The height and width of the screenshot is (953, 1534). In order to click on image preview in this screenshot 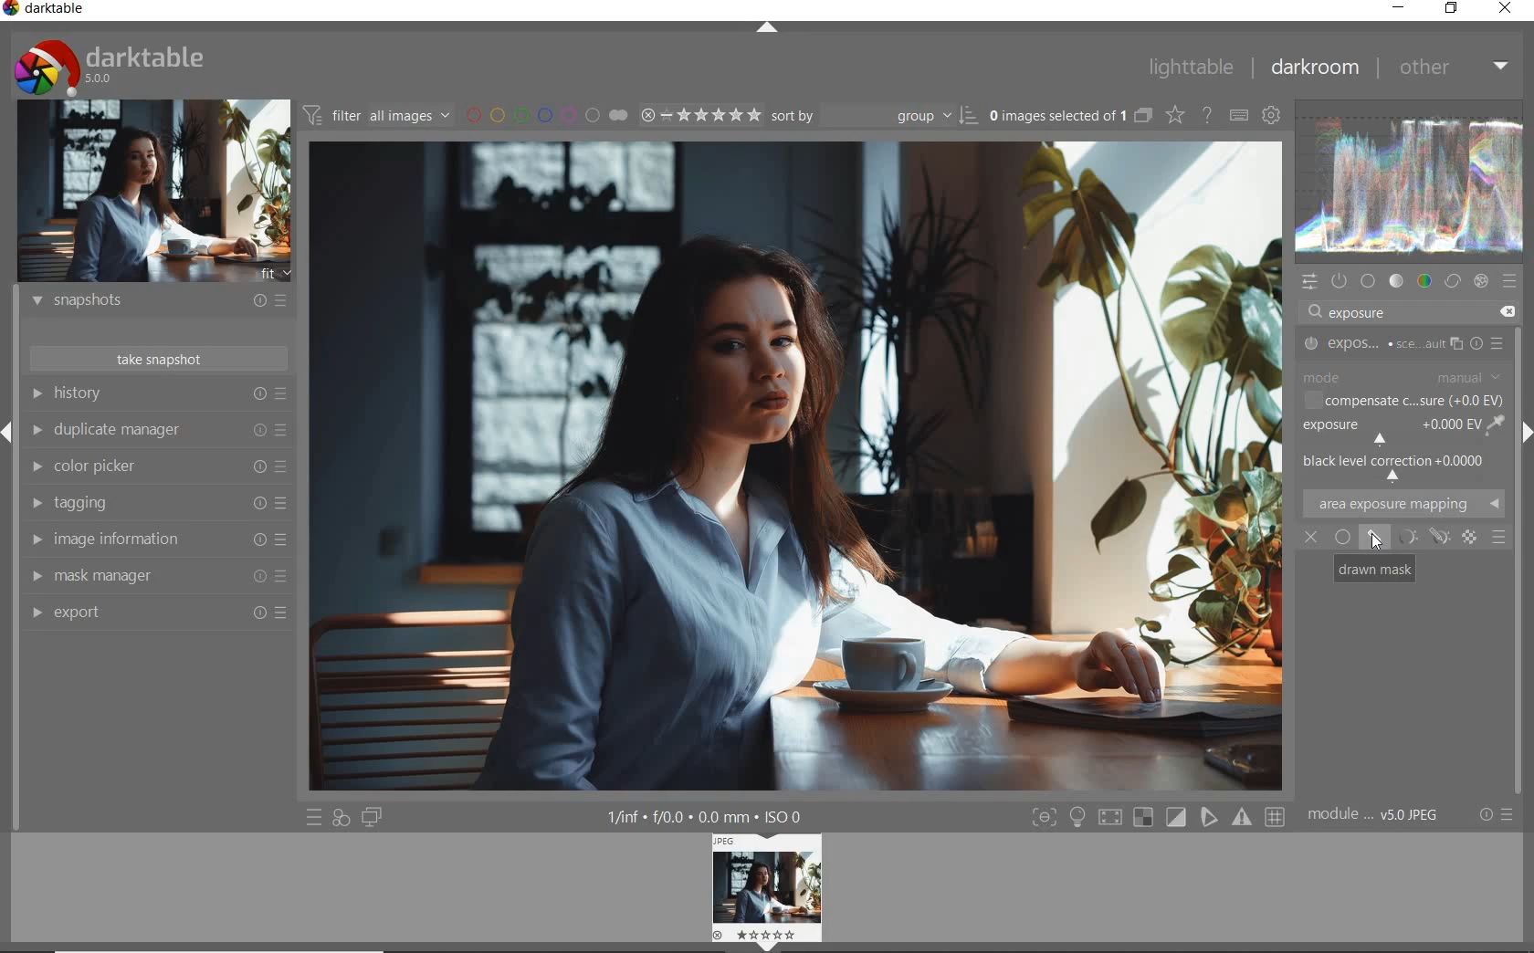, I will do `click(763, 892)`.